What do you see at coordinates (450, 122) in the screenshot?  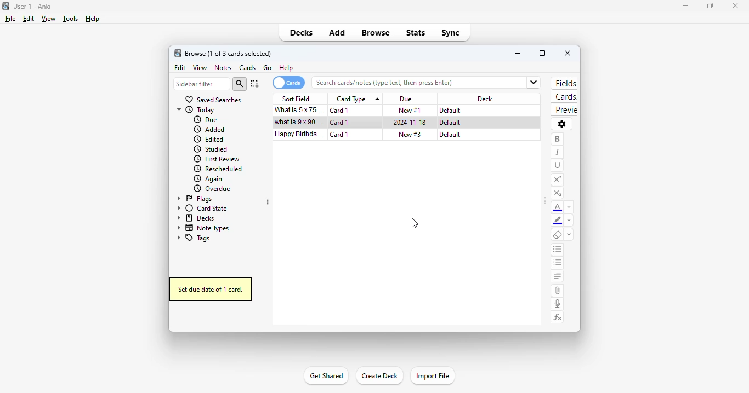 I see `default` at bounding box center [450, 122].